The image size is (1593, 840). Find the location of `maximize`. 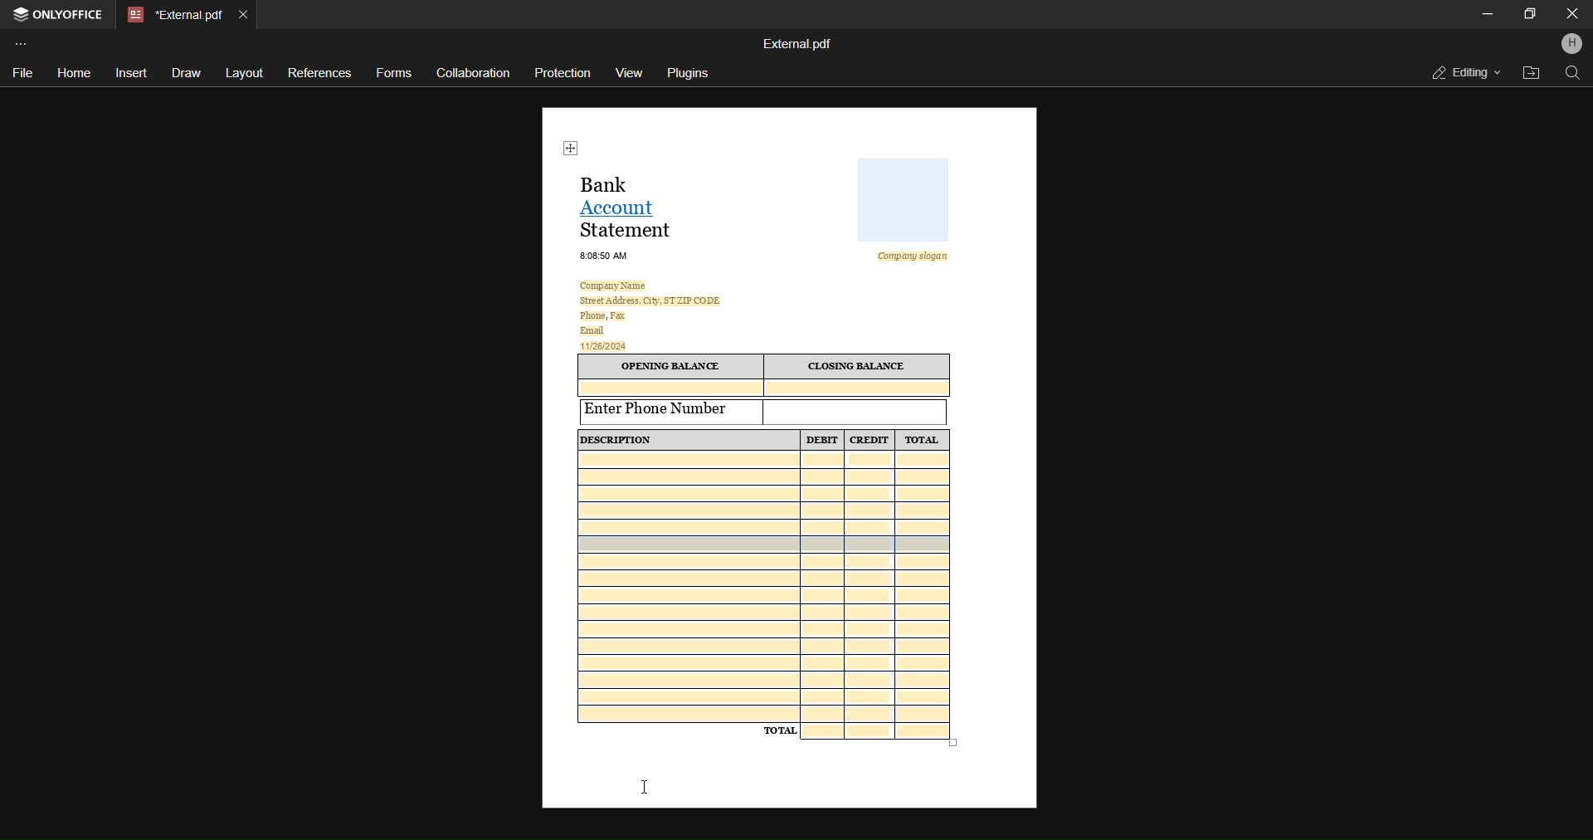

maximize is located at coordinates (1530, 12).